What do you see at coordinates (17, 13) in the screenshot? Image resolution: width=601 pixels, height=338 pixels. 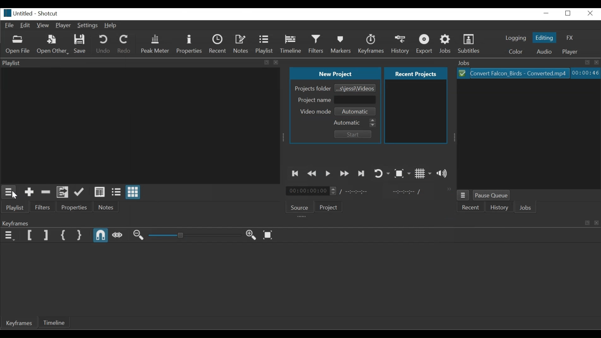 I see `File name` at bounding box center [17, 13].